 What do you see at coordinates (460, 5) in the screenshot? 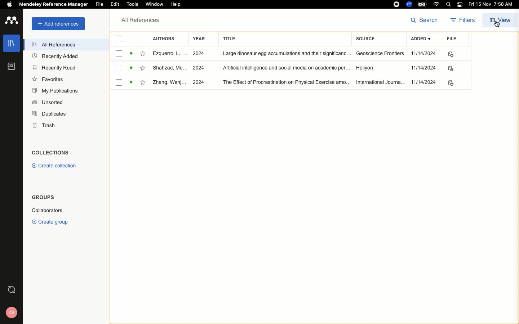
I see `Notification` at bounding box center [460, 5].